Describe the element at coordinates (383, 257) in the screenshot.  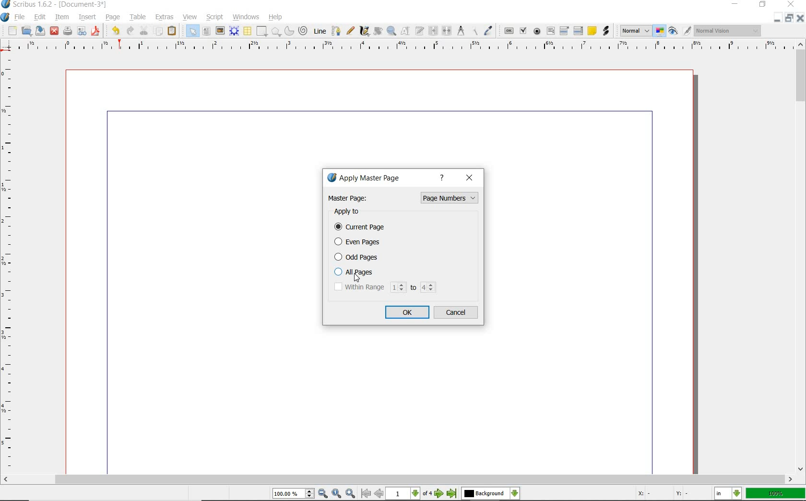
I see `odd pages` at that location.